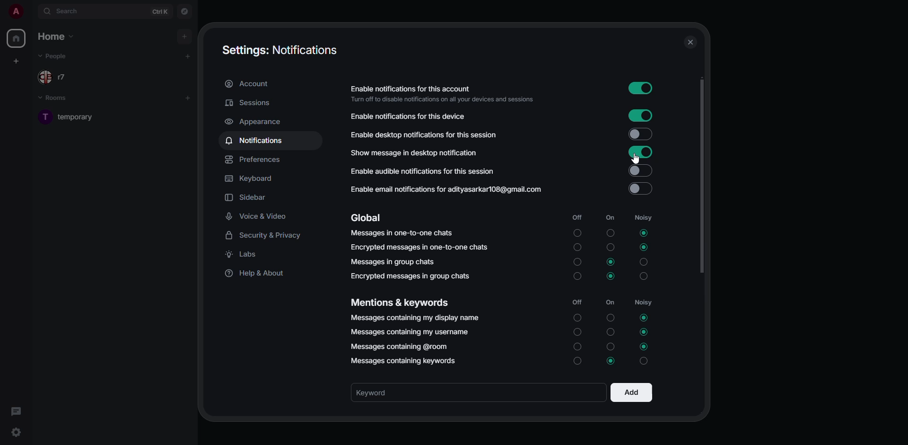 The height and width of the screenshot is (445, 908). What do you see at coordinates (421, 172) in the screenshot?
I see `enable audible notifications` at bounding box center [421, 172].